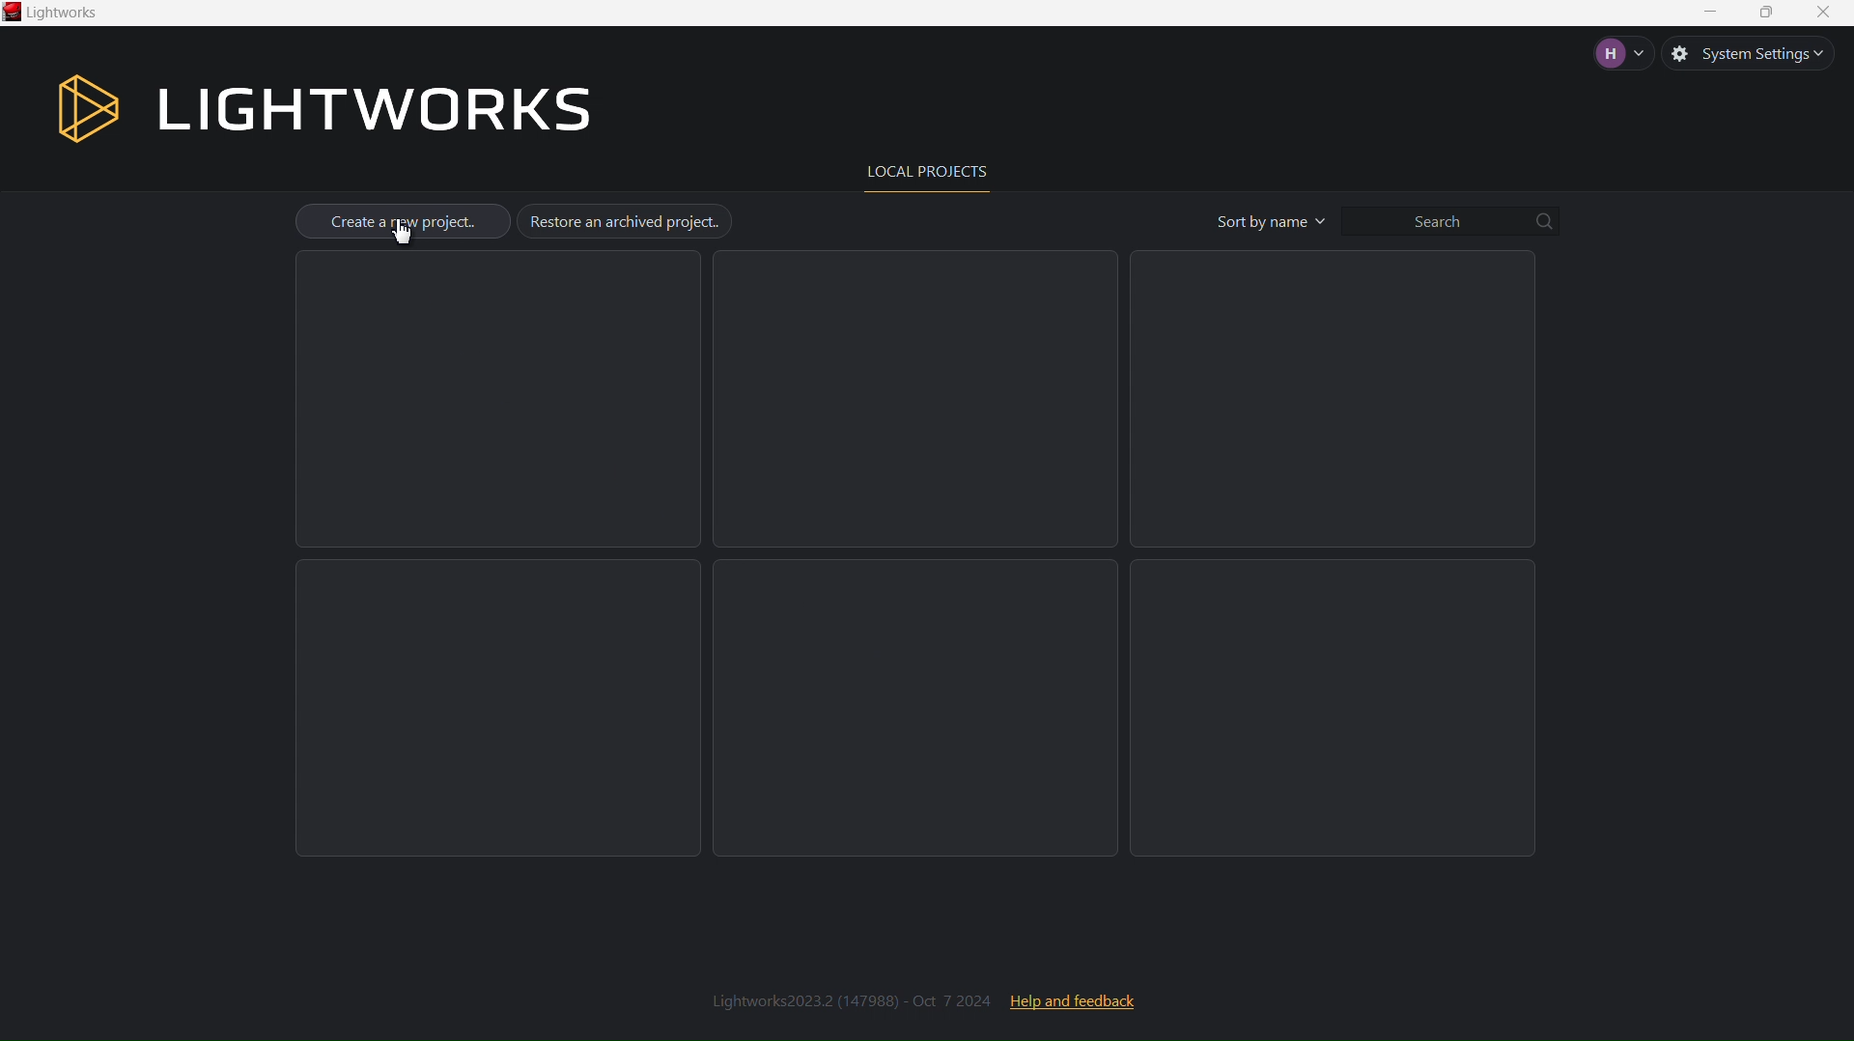  Describe the element at coordinates (1763, 14) in the screenshot. I see `Maximize` at that location.